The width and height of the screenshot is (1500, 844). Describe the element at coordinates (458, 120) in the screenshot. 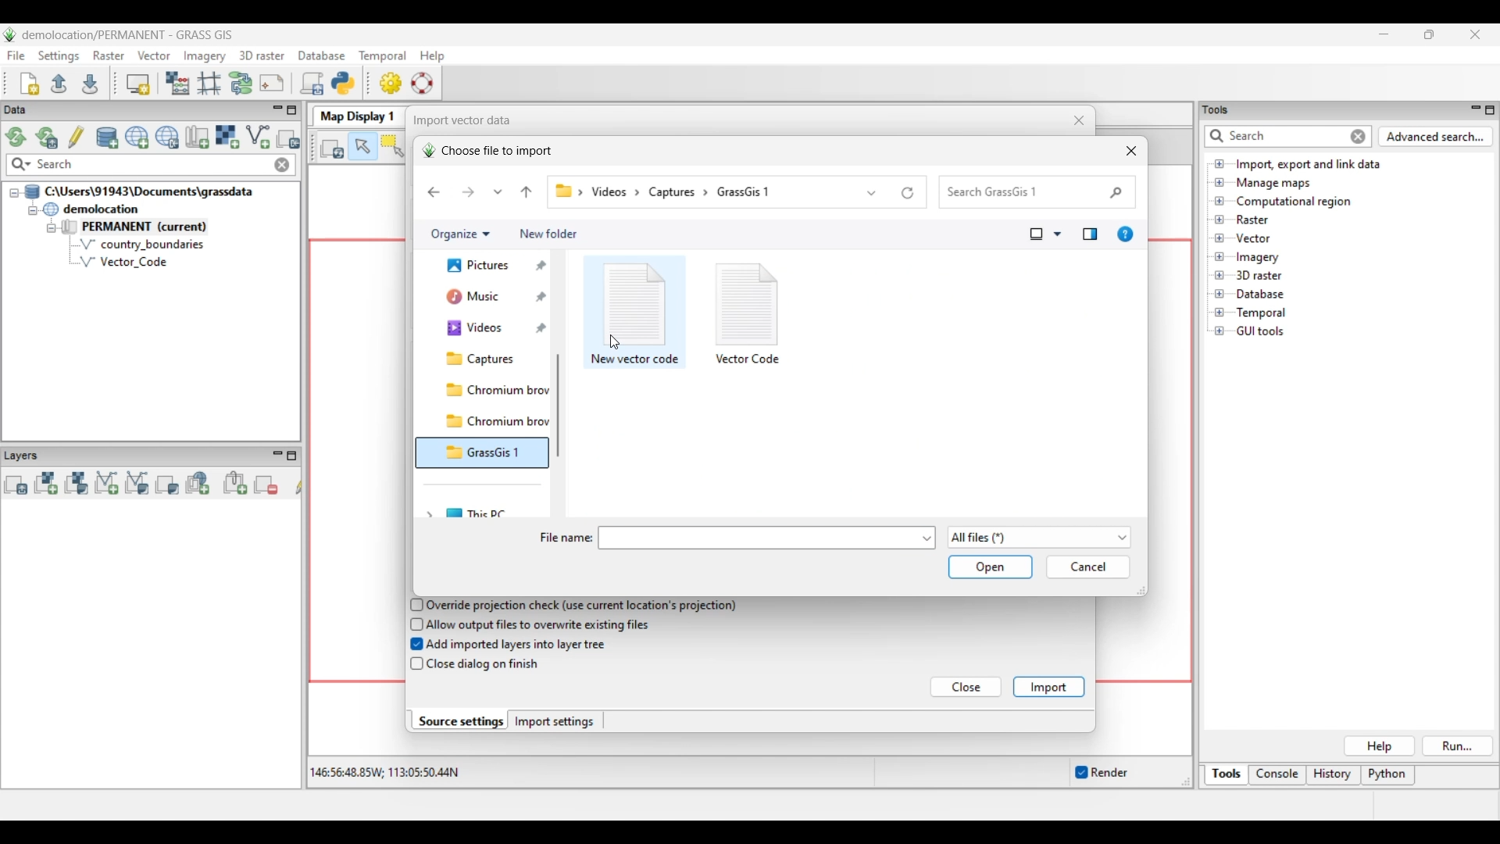

I see `| Import vector data` at that location.